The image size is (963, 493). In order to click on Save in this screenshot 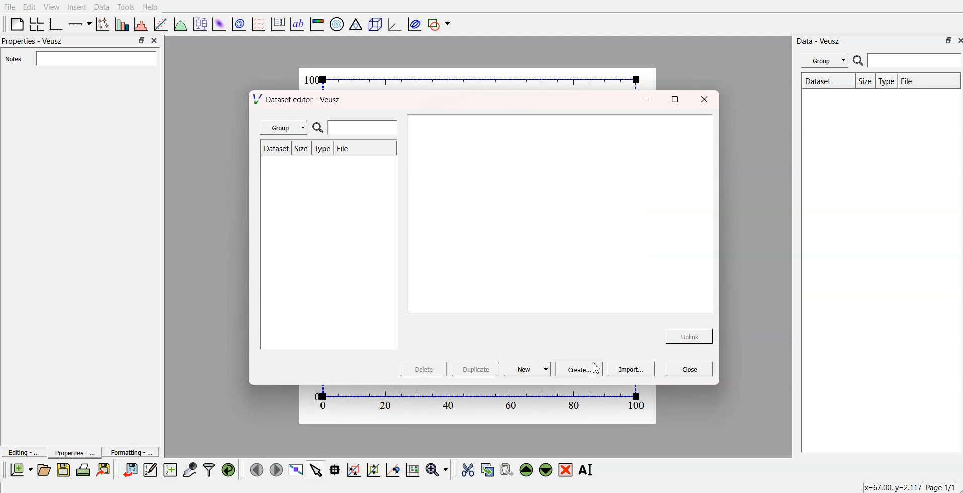, I will do `click(63, 470)`.